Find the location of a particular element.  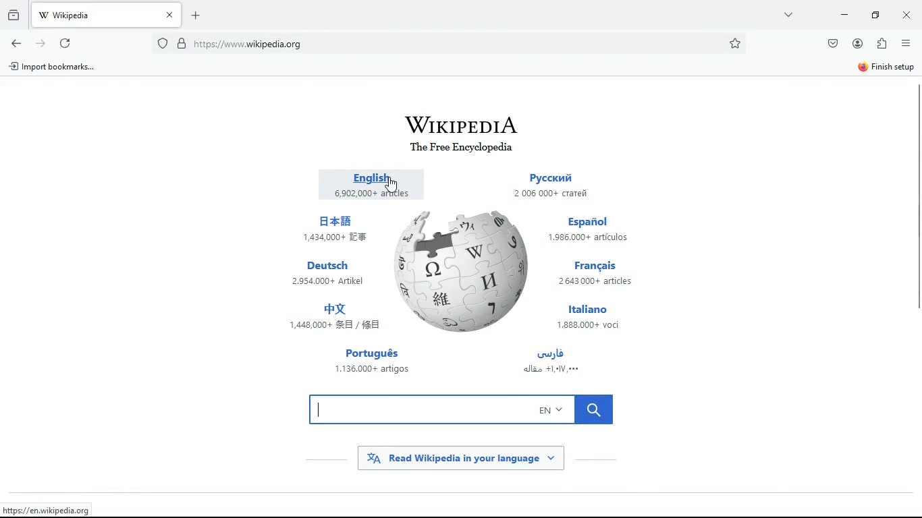

chinese is located at coordinates (337, 228).